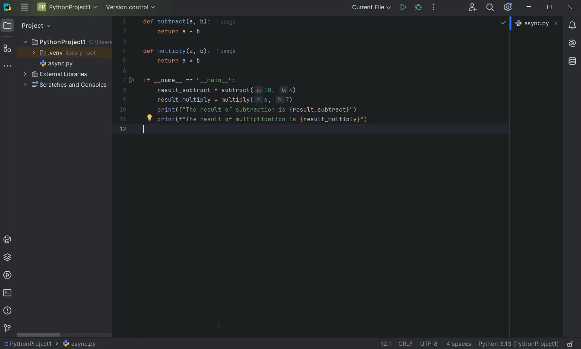  Describe the element at coordinates (538, 23) in the screenshot. I see `file name` at that location.